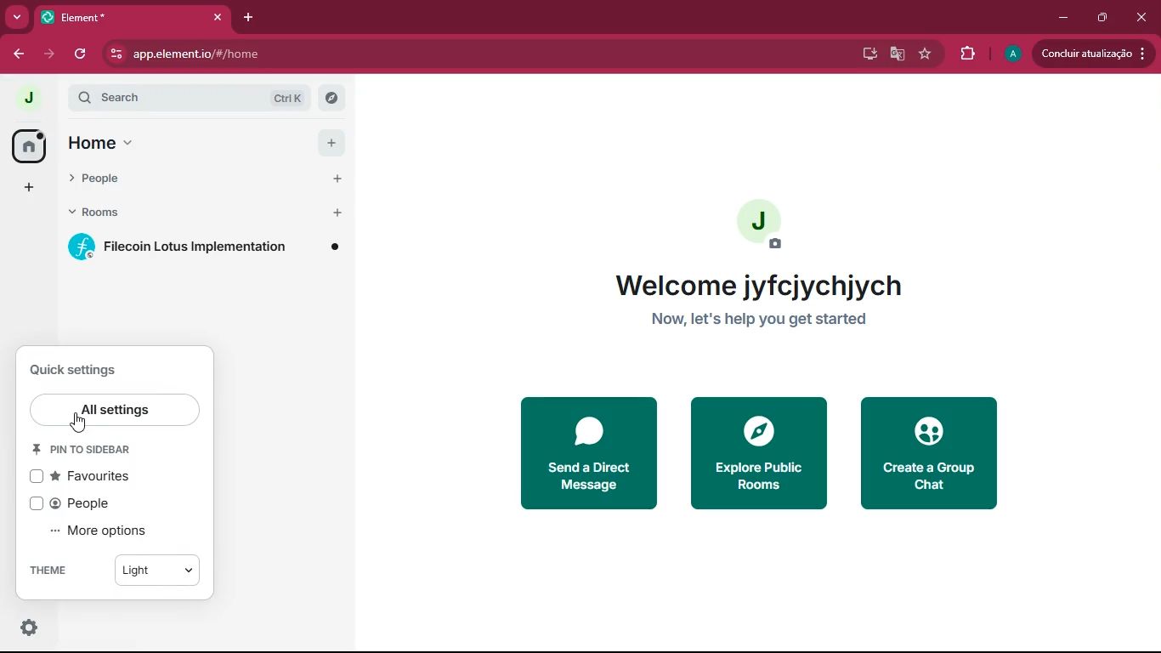 Image resolution: width=1161 pixels, height=653 pixels. What do you see at coordinates (585, 454) in the screenshot?
I see `send a direct message` at bounding box center [585, 454].